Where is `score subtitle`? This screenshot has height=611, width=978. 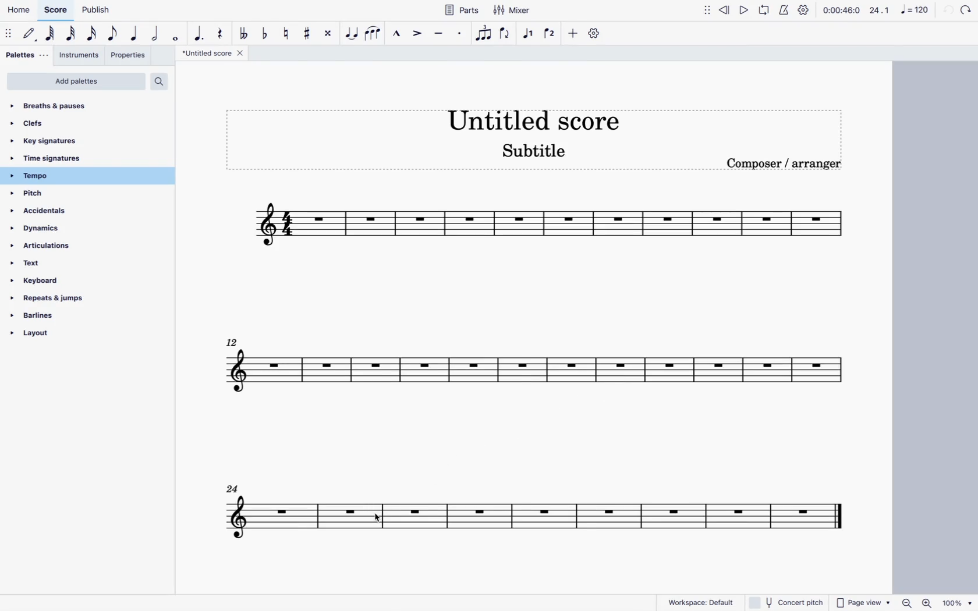
score subtitle is located at coordinates (538, 152).